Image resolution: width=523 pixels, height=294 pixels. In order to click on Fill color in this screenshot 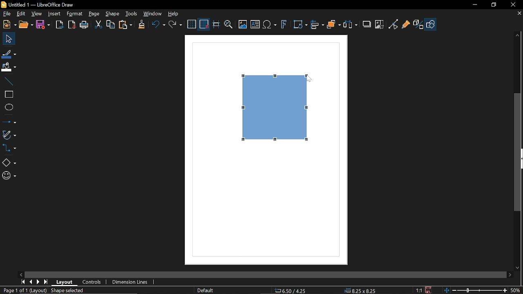, I will do `click(9, 67)`.